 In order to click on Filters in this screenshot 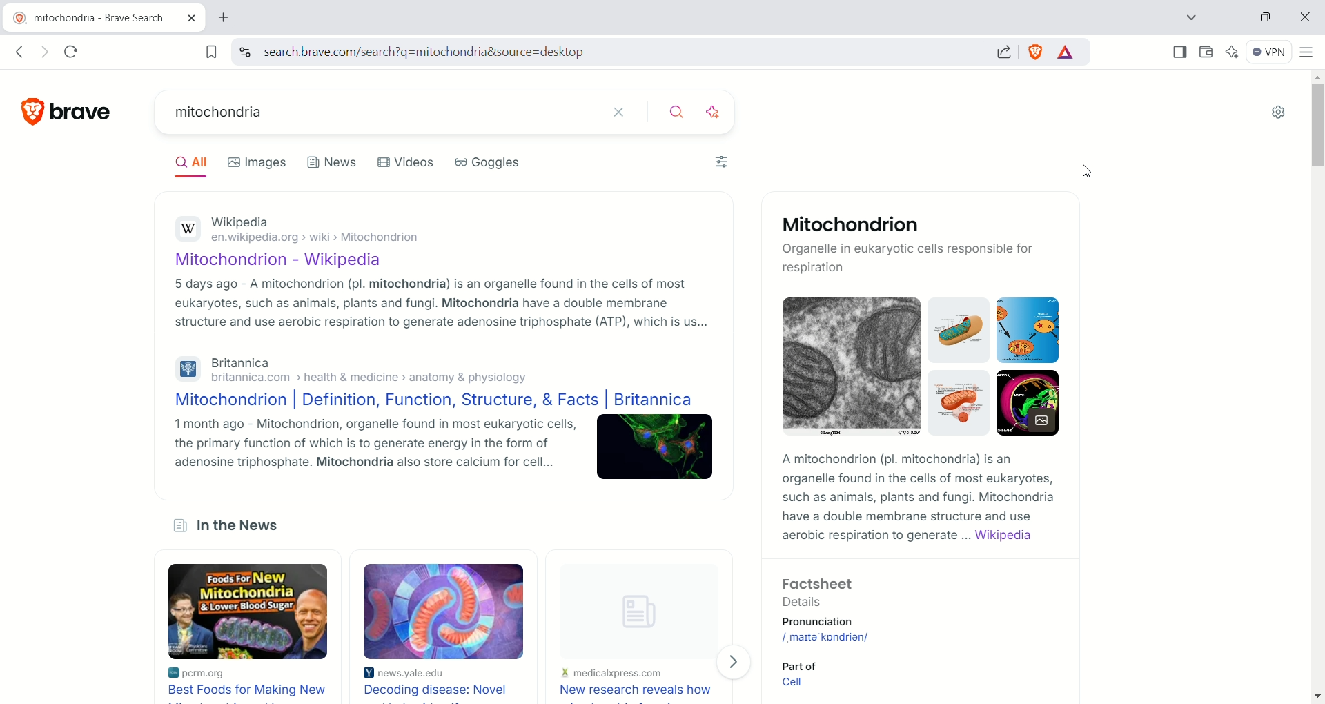, I will do `click(723, 162)`.